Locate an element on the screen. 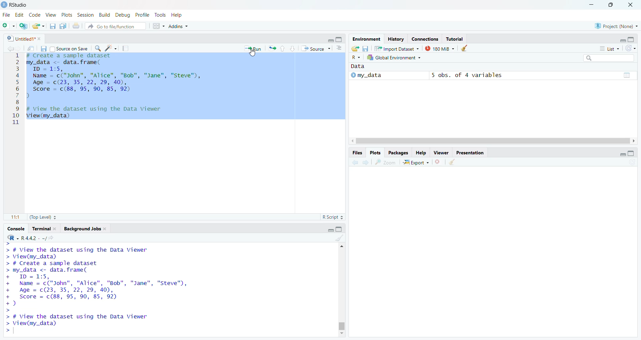 This screenshot has width=641, height=340. New file is located at coordinates (8, 25).